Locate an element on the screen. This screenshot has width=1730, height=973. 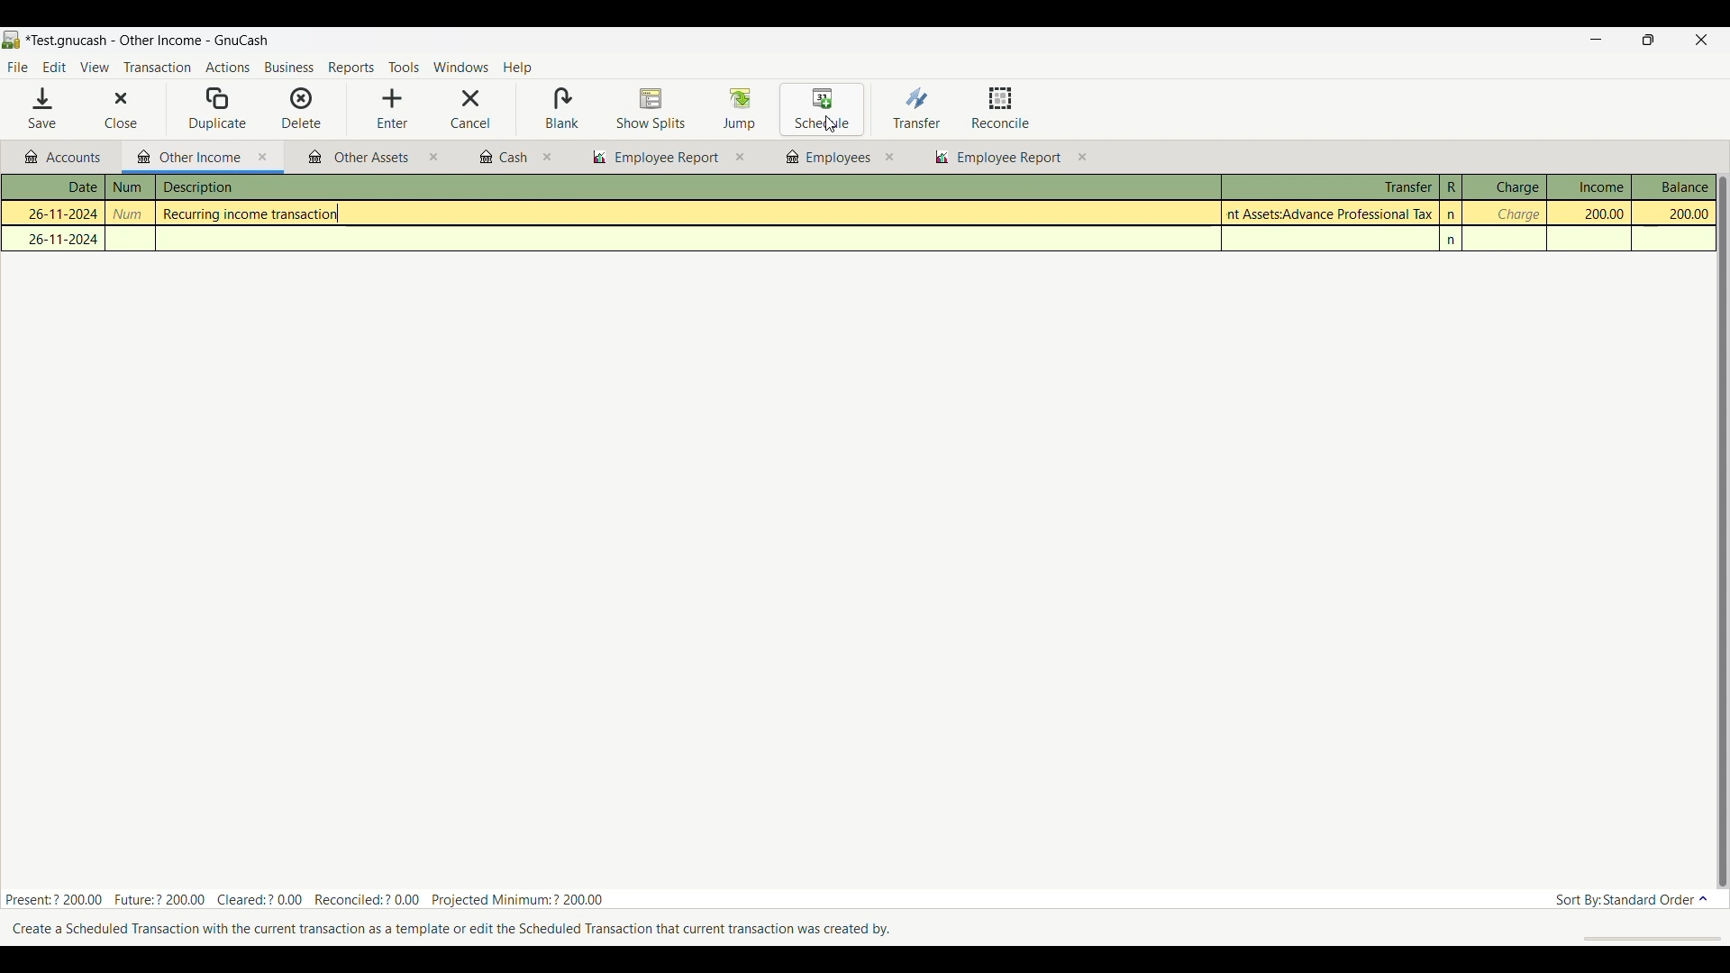
employee report is located at coordinates (1007, 159).